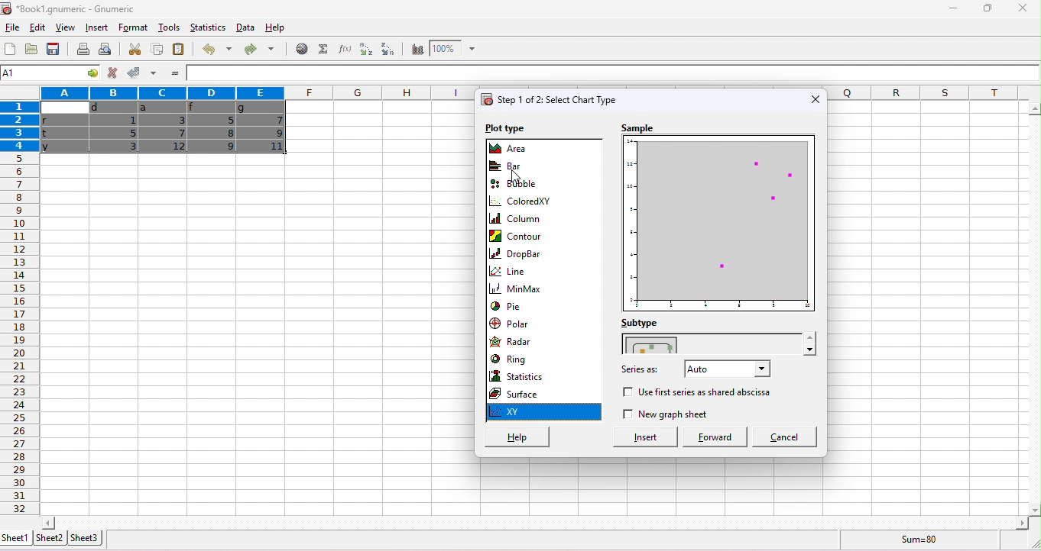 The width and height of the screenshot is (1041, 551). I want to click on view, so click(65, 27).